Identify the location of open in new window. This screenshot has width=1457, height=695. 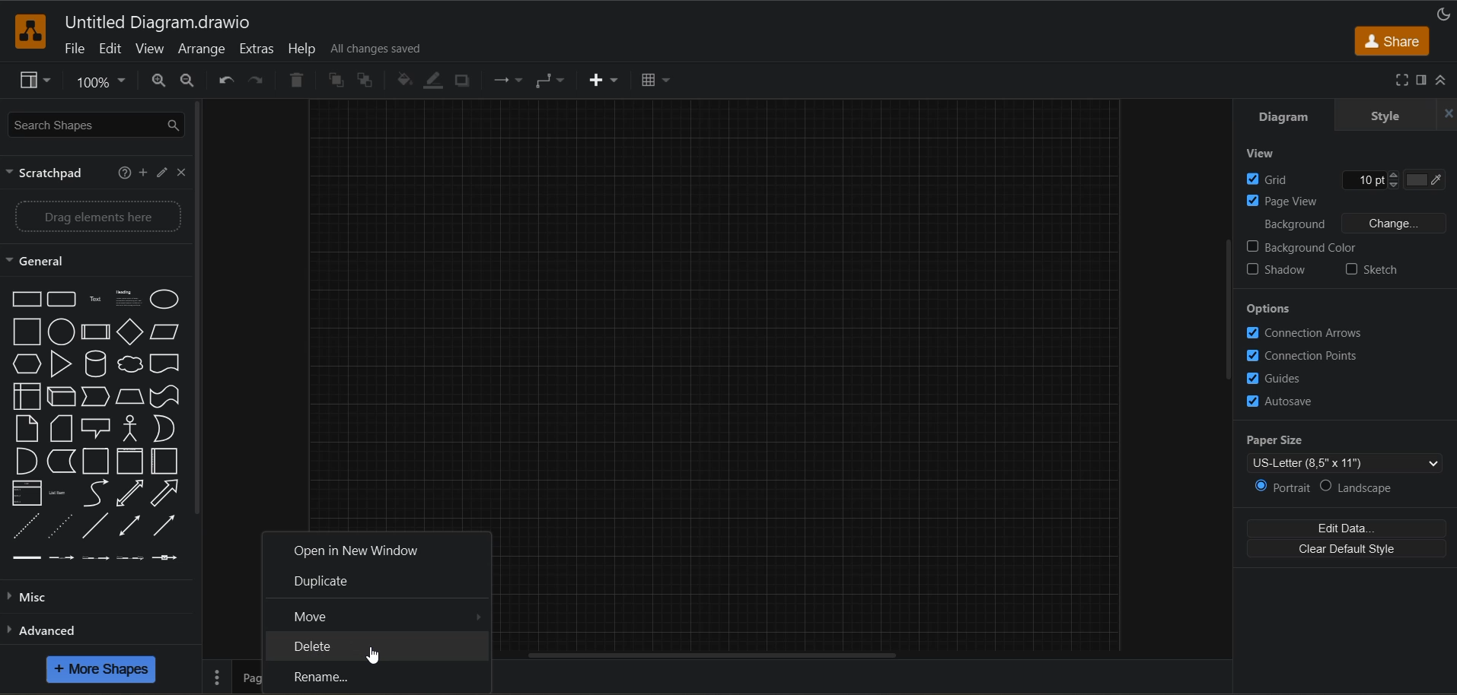
(360, 552).